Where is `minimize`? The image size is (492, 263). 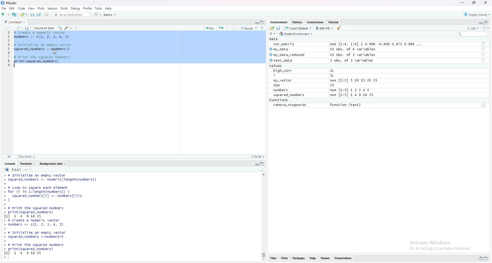
minimize is located at coordinates (462, 3).